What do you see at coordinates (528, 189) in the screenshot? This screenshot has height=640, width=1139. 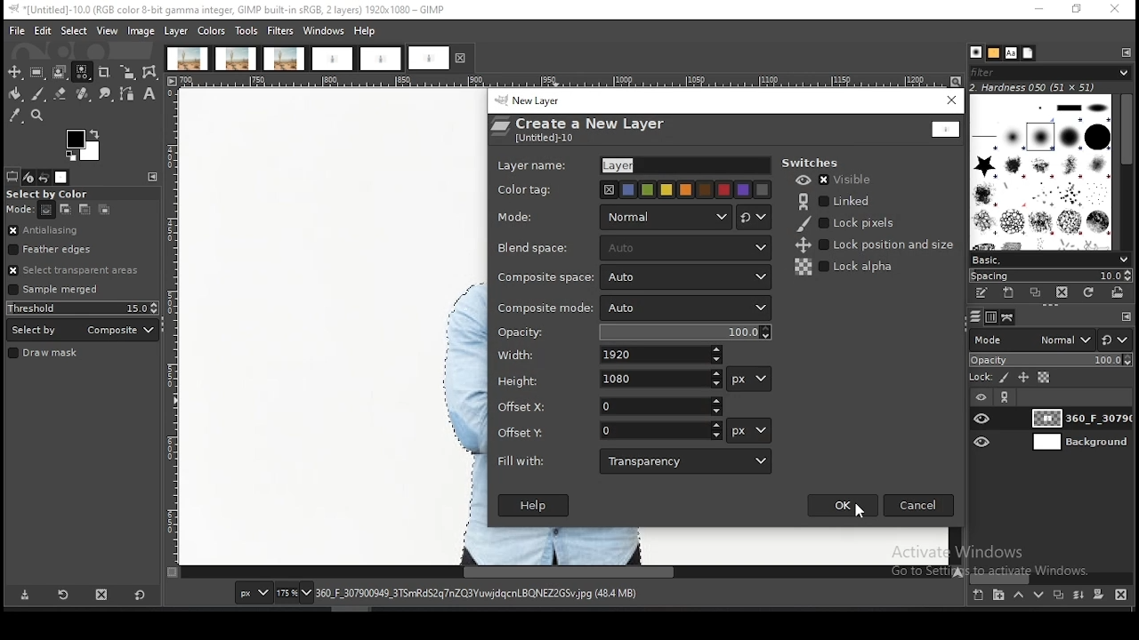 I see `color tag` at bounding box center [528, 189].